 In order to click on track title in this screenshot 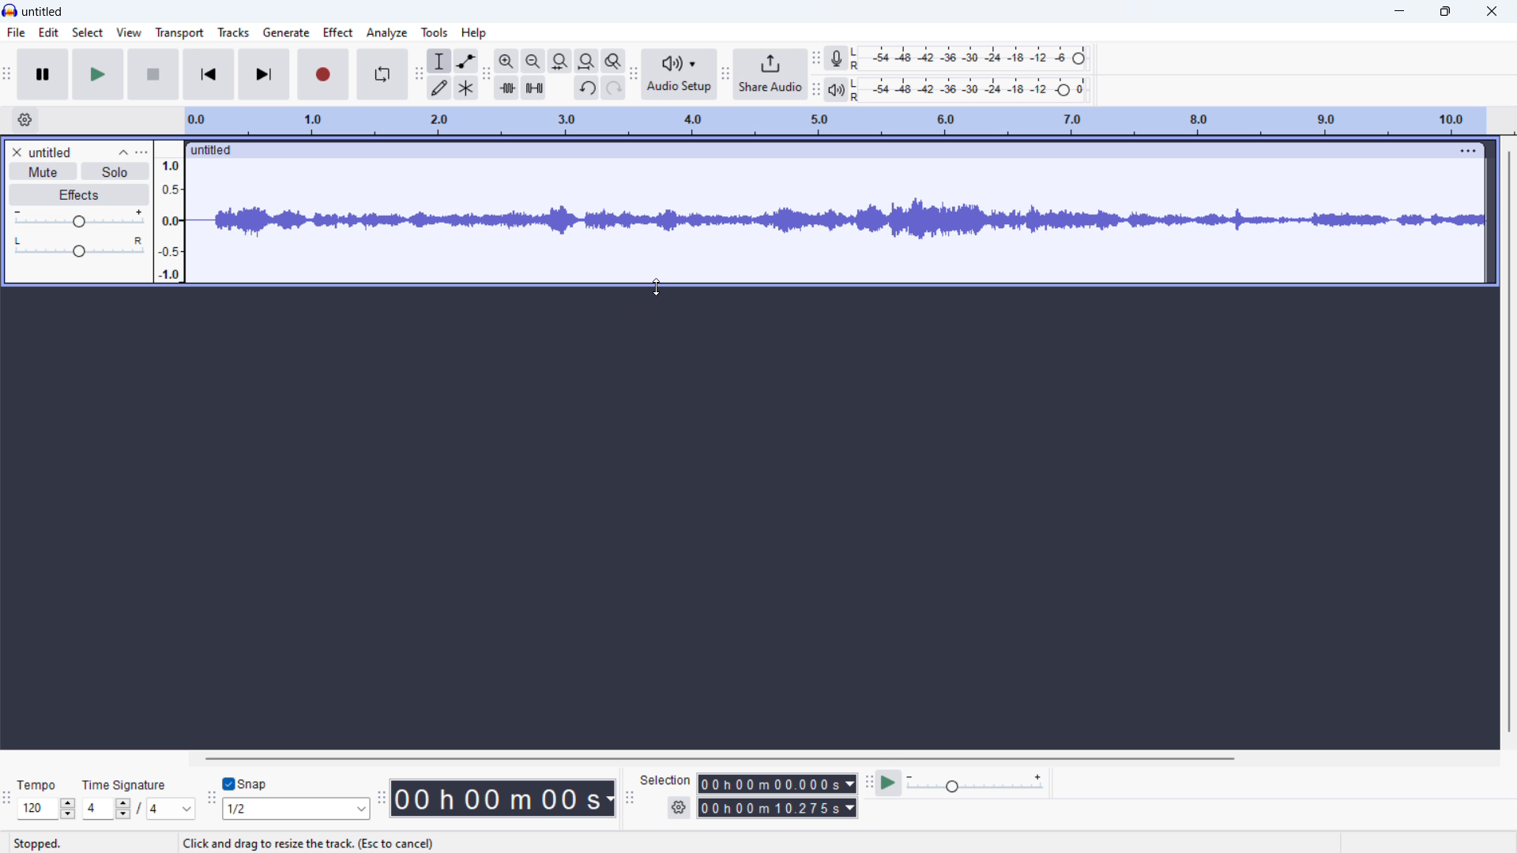, I will do `click(51, 152)`.